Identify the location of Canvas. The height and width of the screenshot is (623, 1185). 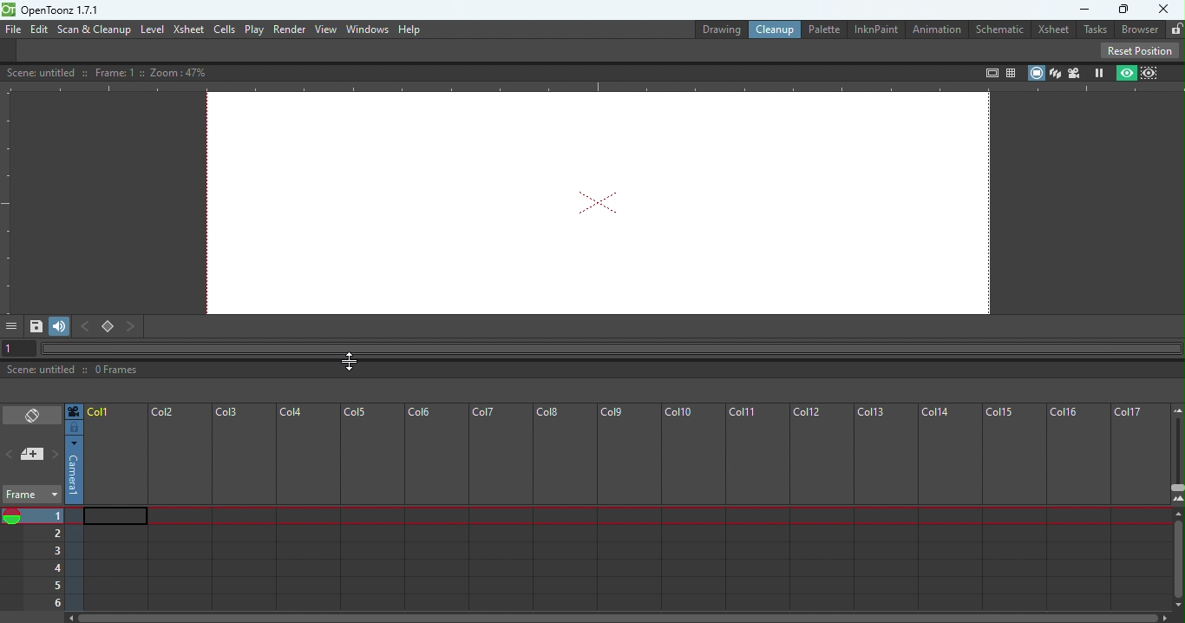
(600, 205).